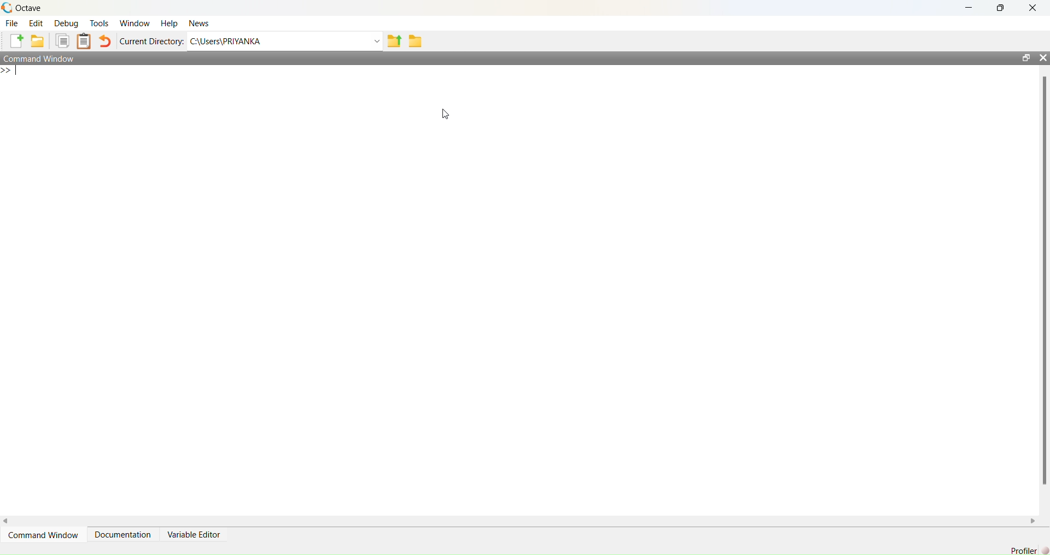 This screenshot has width=1050, height=555. I want to click on Drop-down , so click(377, 41).